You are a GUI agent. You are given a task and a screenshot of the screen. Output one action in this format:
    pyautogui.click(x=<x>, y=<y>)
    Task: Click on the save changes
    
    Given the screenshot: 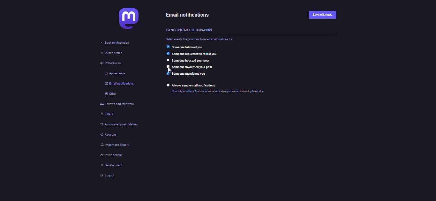 What is the action you would take?
    pyautogui.click(x=322, y=15)
    